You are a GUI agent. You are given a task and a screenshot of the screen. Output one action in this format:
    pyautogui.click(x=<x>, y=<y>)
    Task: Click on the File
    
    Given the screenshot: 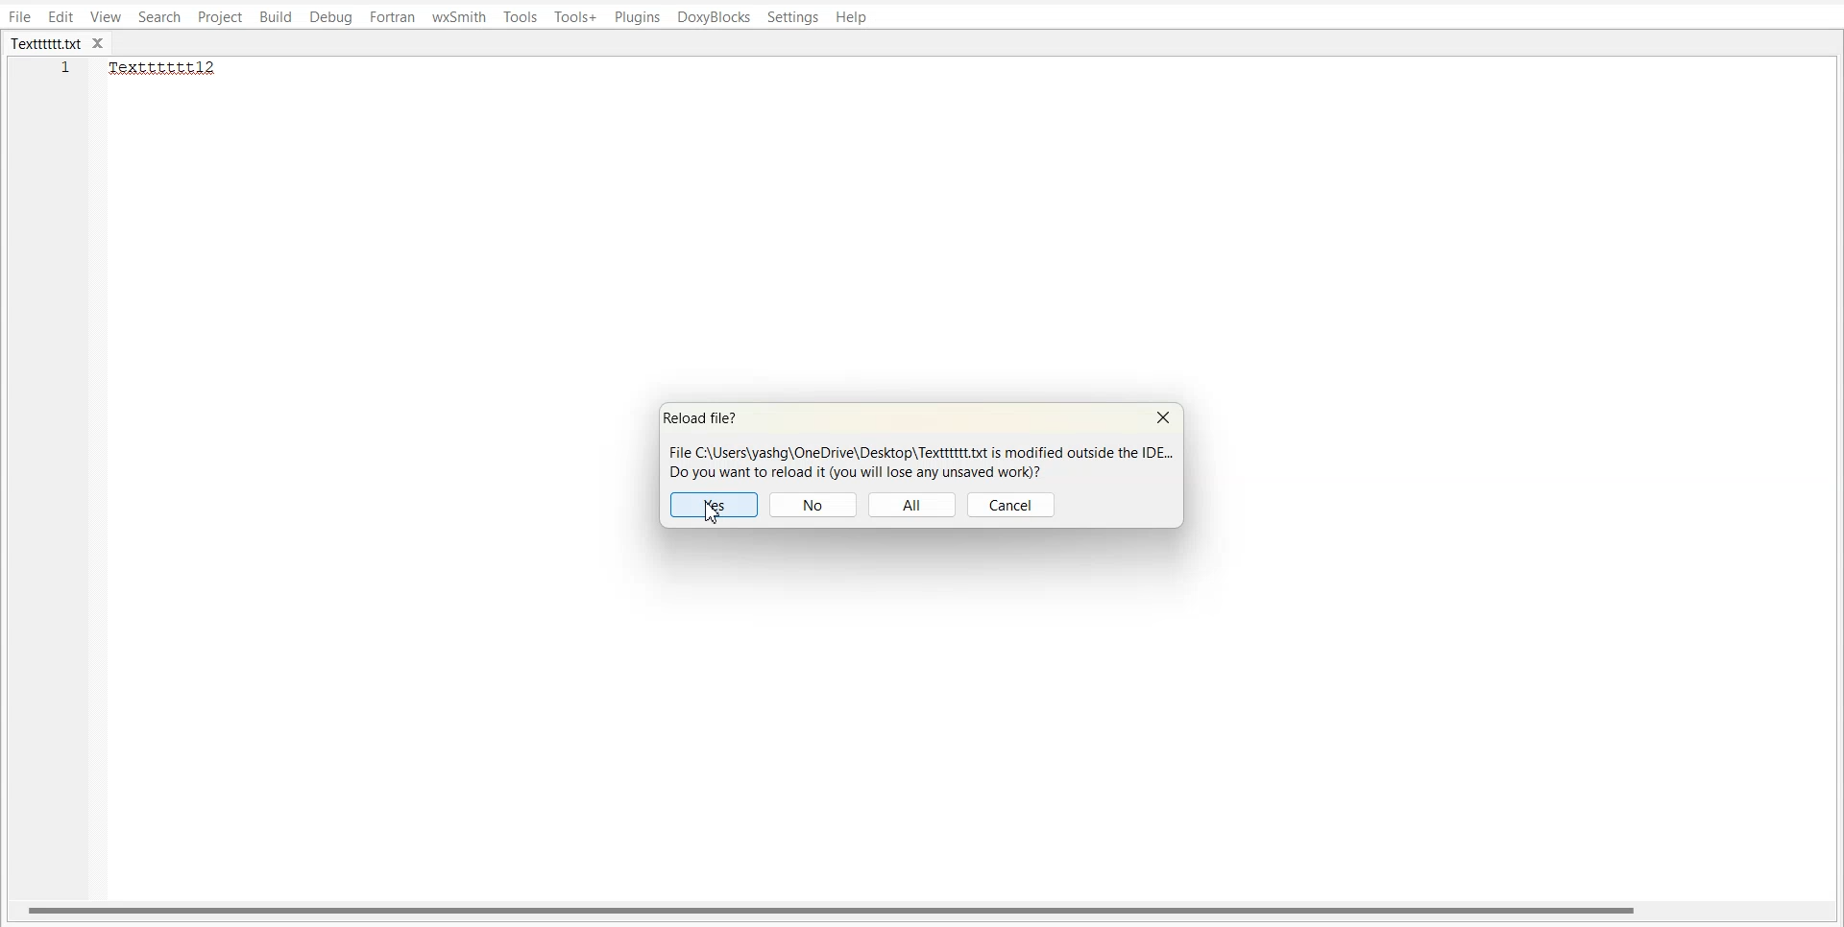 What is the action you would take?
    pyautogui.click(x=19, y=16)
    